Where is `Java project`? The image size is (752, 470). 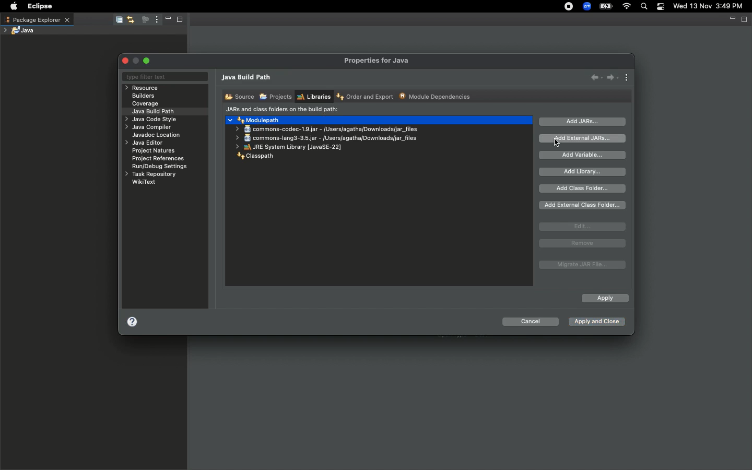 Java project is located at coordinates (21, 30).